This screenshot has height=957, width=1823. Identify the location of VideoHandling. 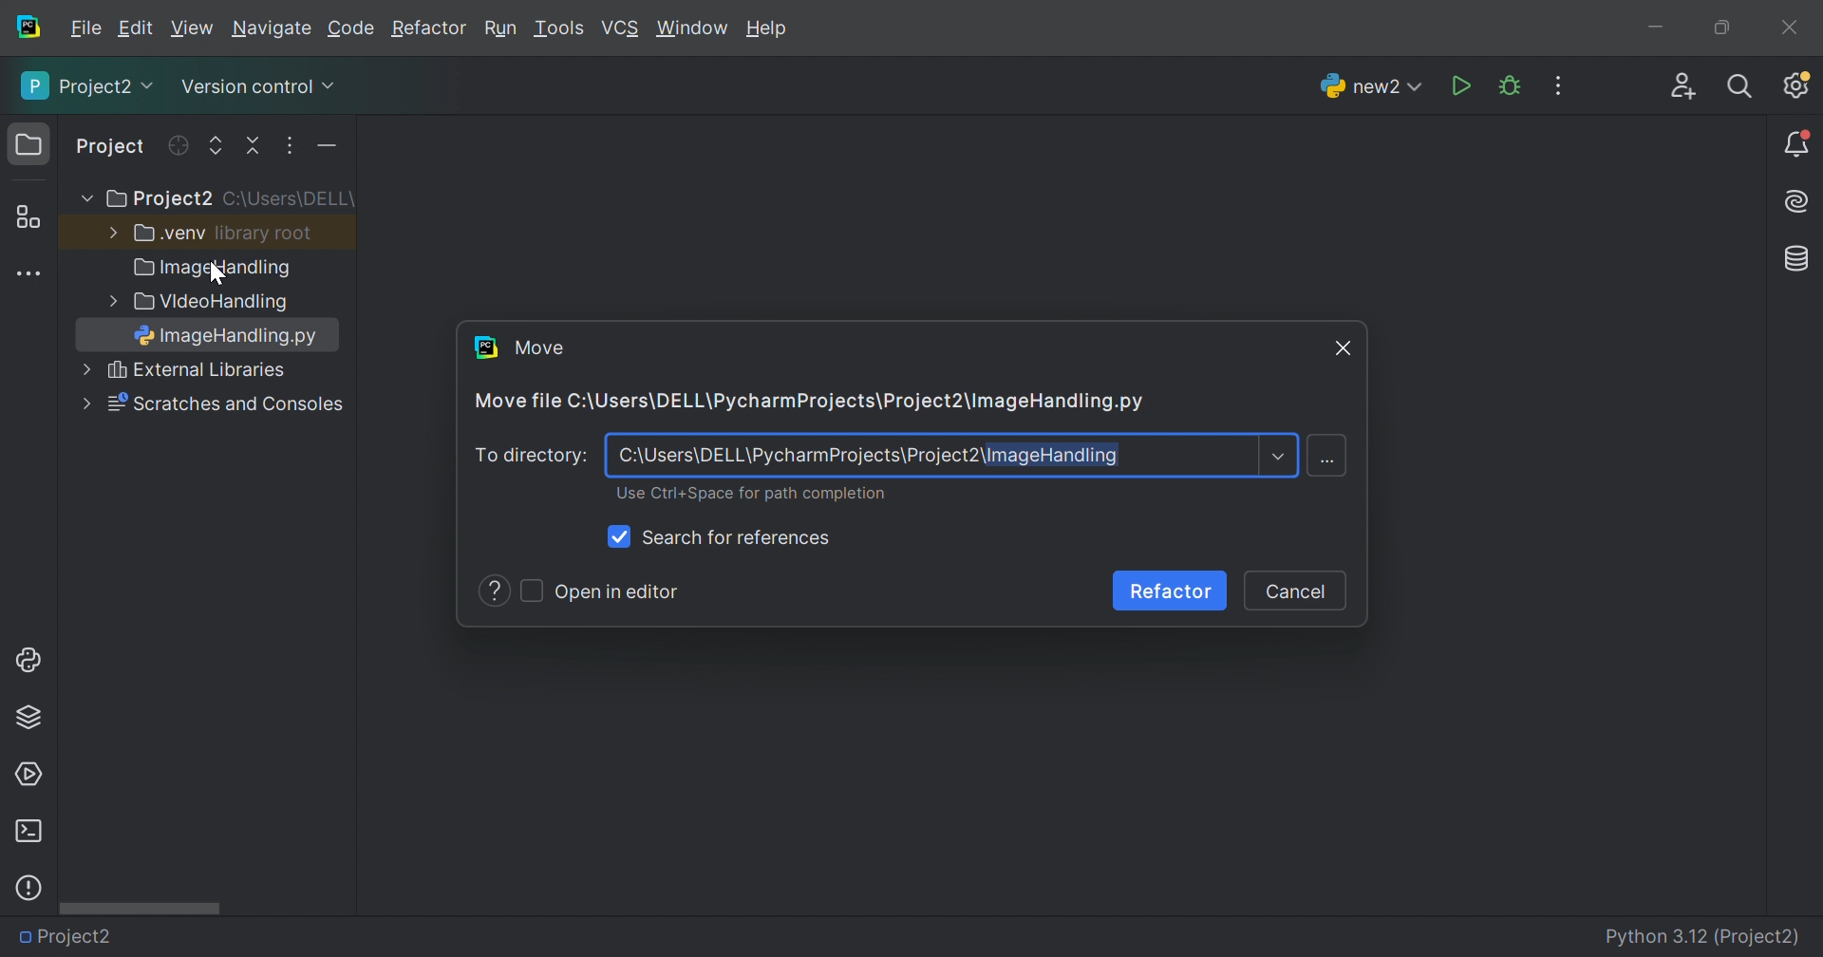
(215, 304).